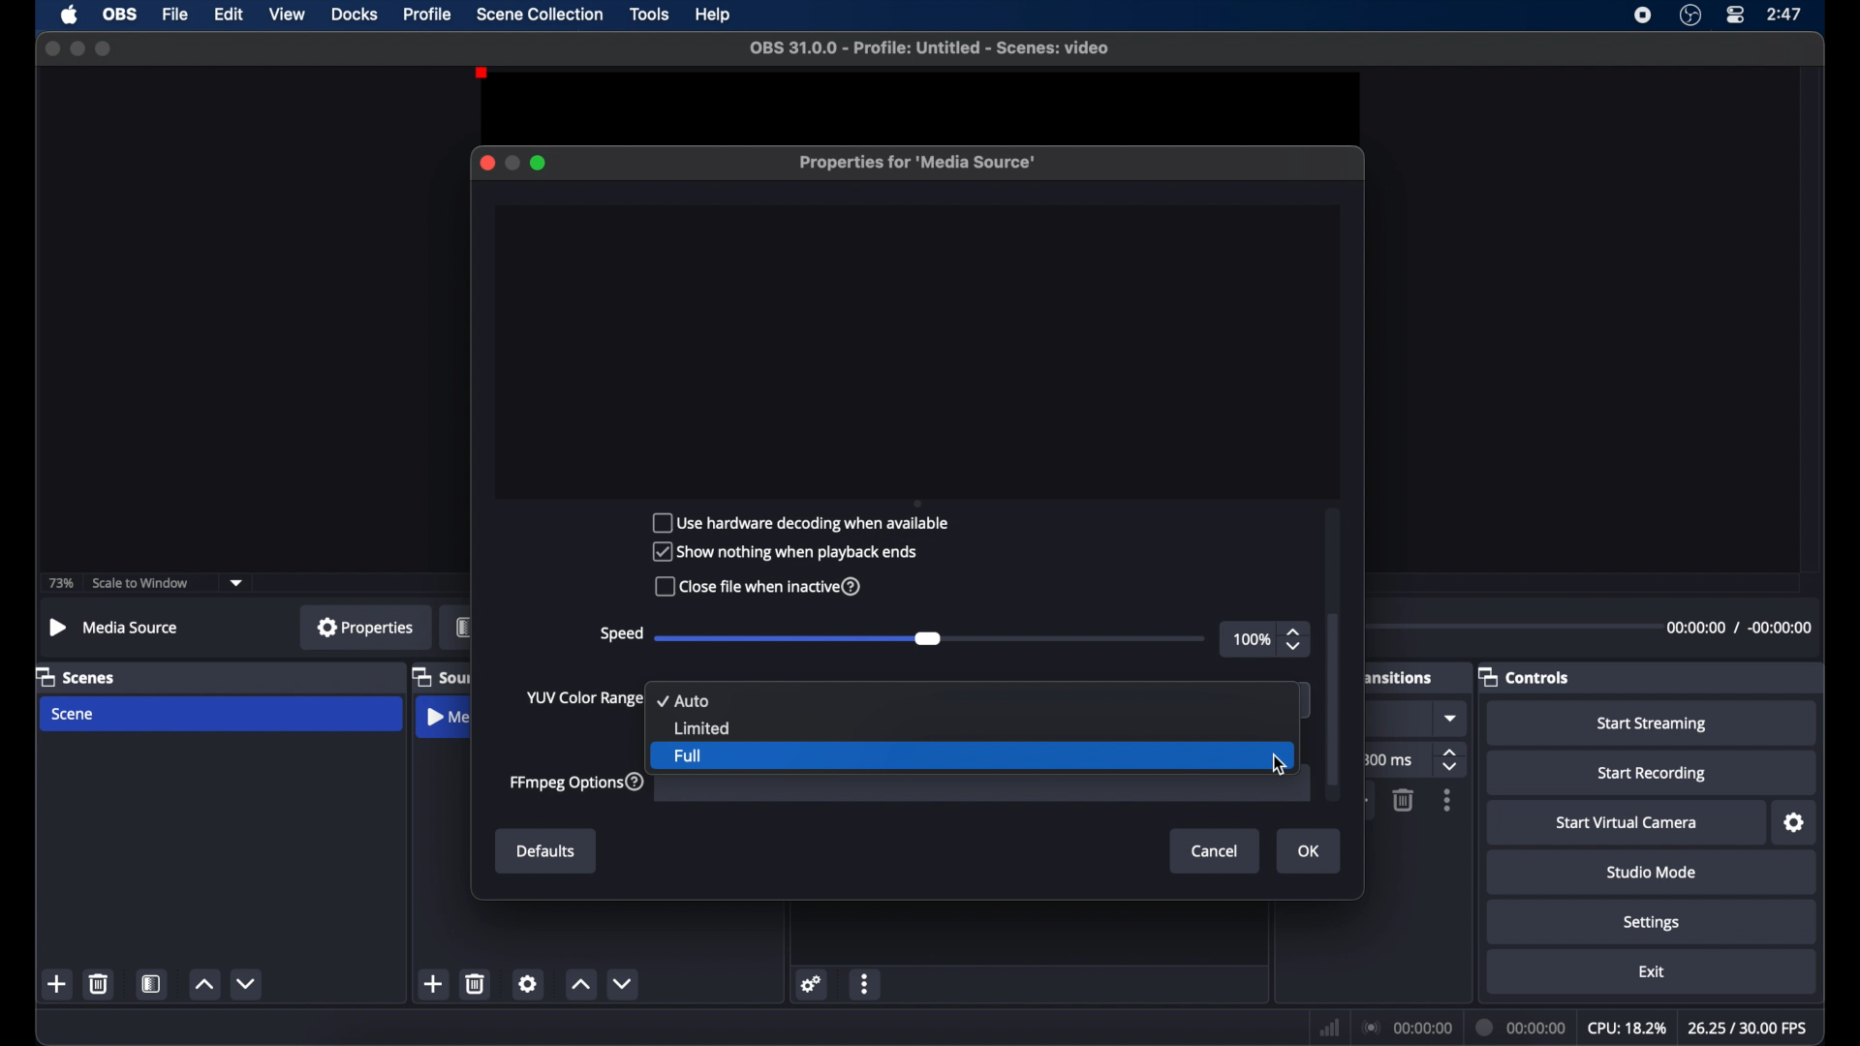 This screenshot has width=1860, height=1046. I want to click on network, so click(1329, 1028).